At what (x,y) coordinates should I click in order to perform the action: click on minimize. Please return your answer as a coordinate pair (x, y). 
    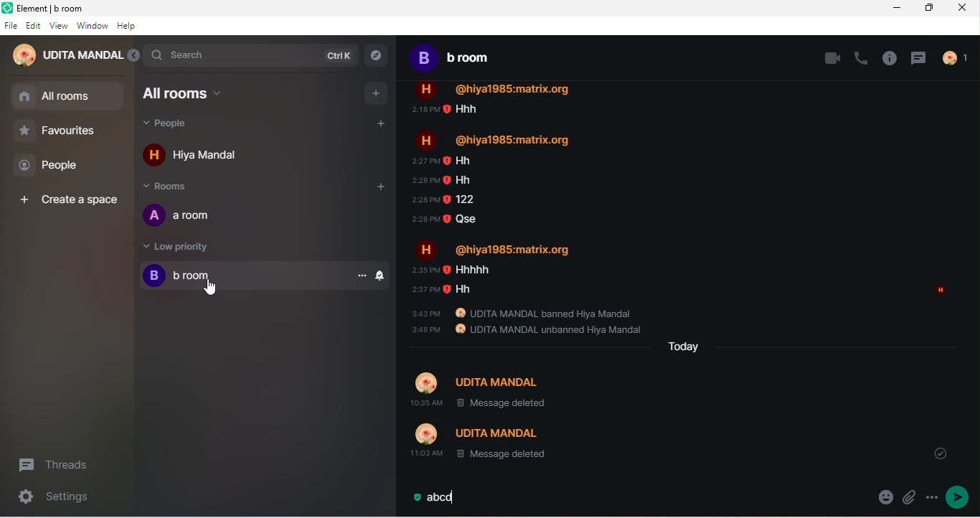
    Looking at the image, I should click on (897, 8).